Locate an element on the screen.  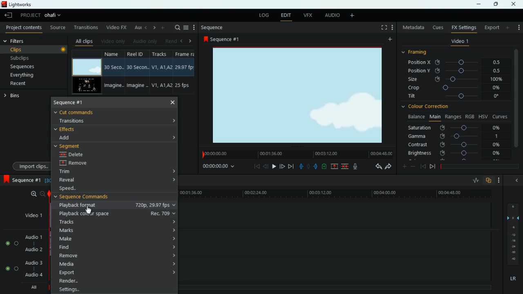
tilt is located at coordinates (456, 97).